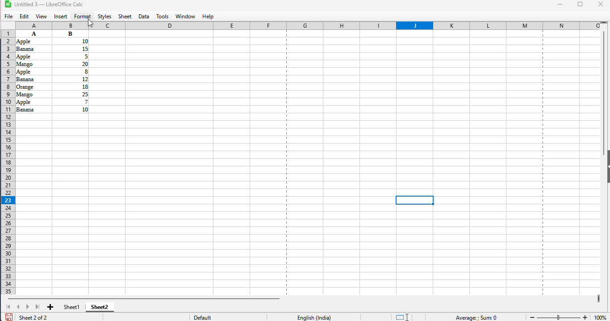 This screenshot has width=610, height=321. Describe the element at coordinates (8, 317) in the screenshot. I see `click to save document` at that location.